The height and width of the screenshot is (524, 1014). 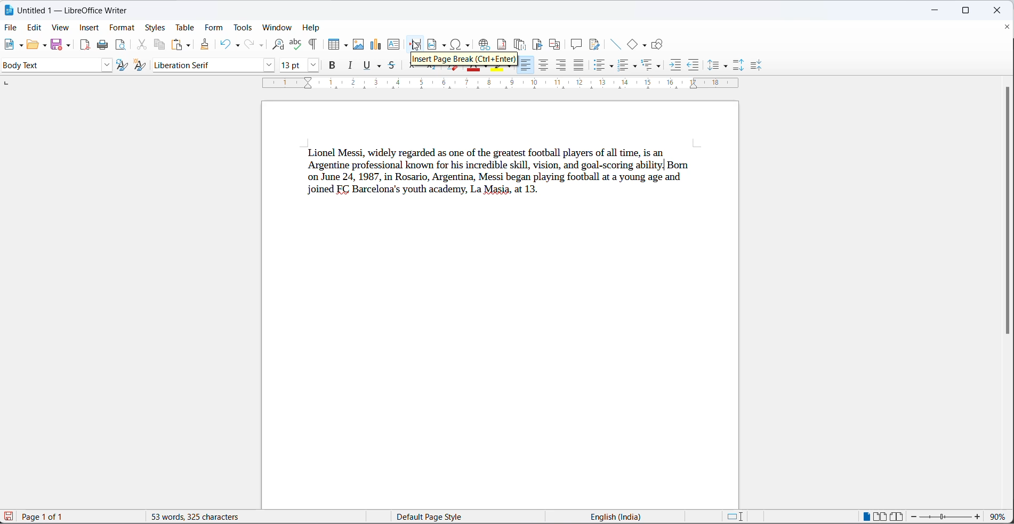 What do you see at coordinates (1007, 212) in the screenshot?
I see `scrollbar` at bounding box center [1007, 212].